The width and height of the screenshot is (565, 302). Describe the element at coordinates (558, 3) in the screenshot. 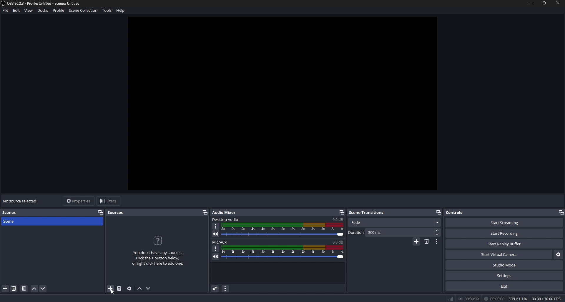

I see `close` at that location.